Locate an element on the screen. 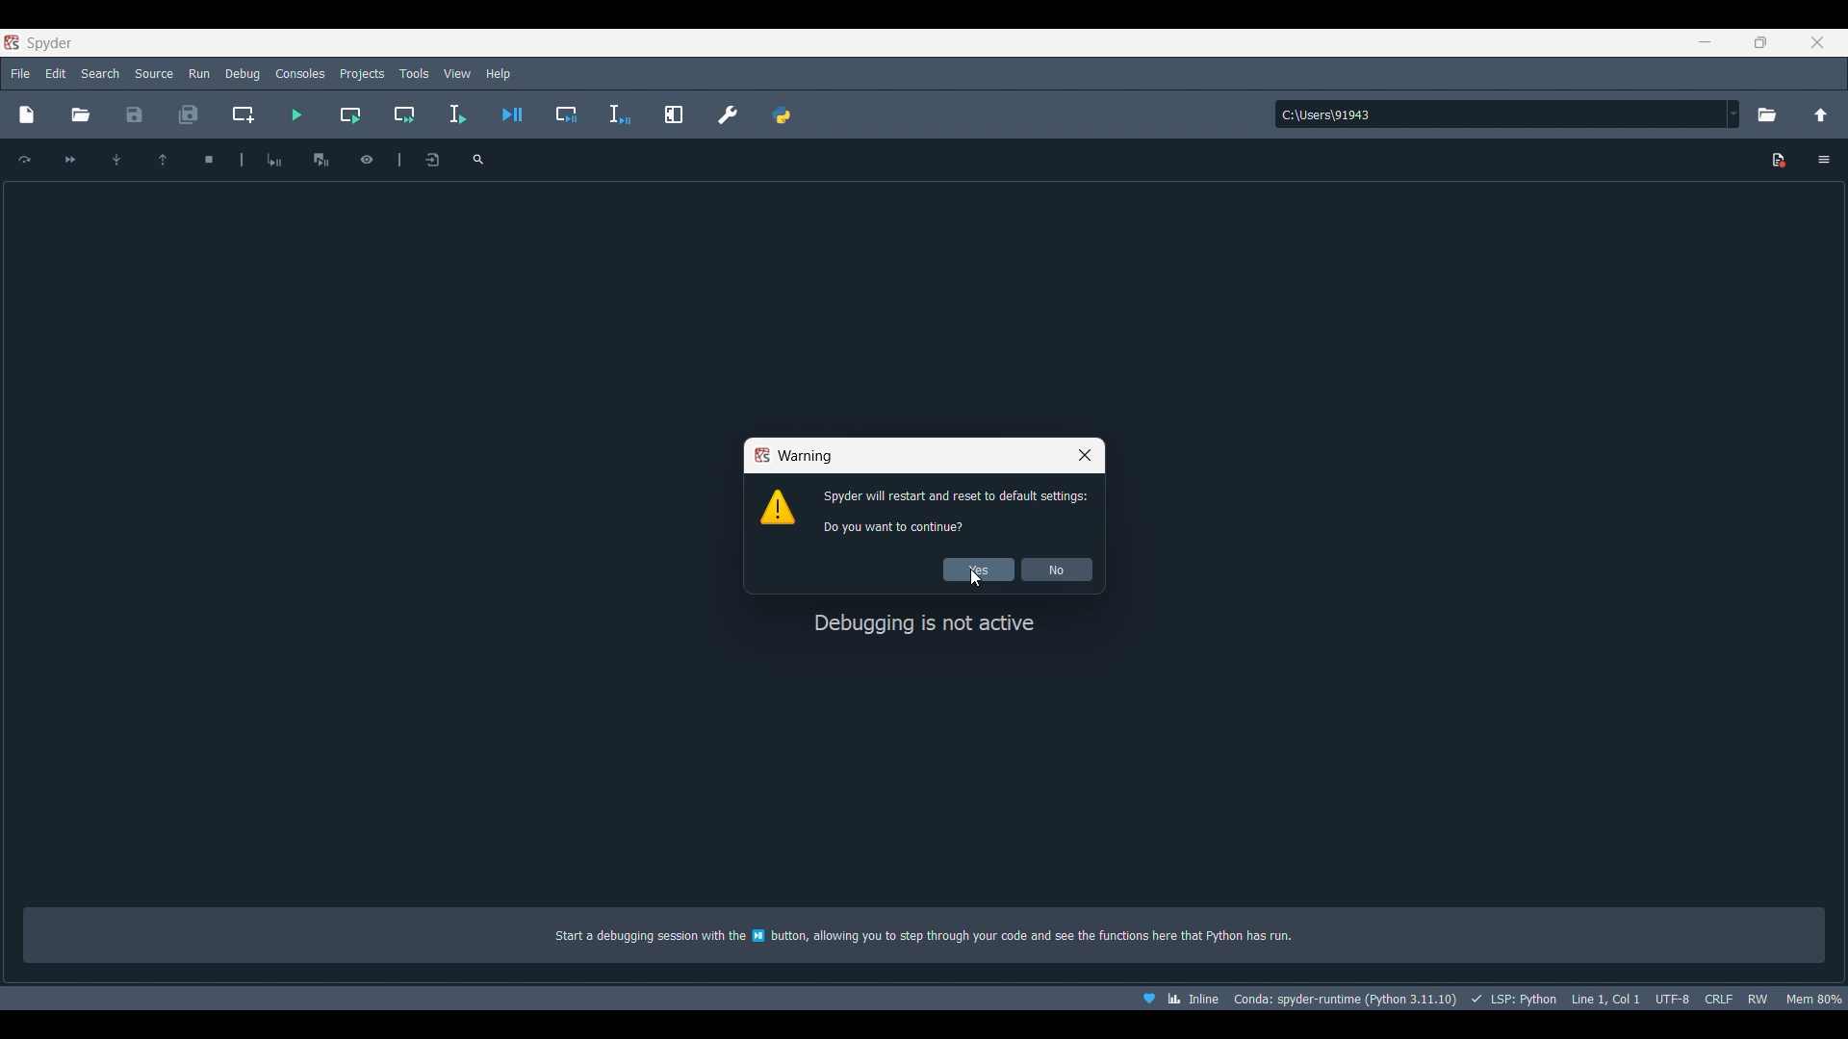 This screenshot has width=1848, height=1039. Close is located at coordinates (1085, 455).